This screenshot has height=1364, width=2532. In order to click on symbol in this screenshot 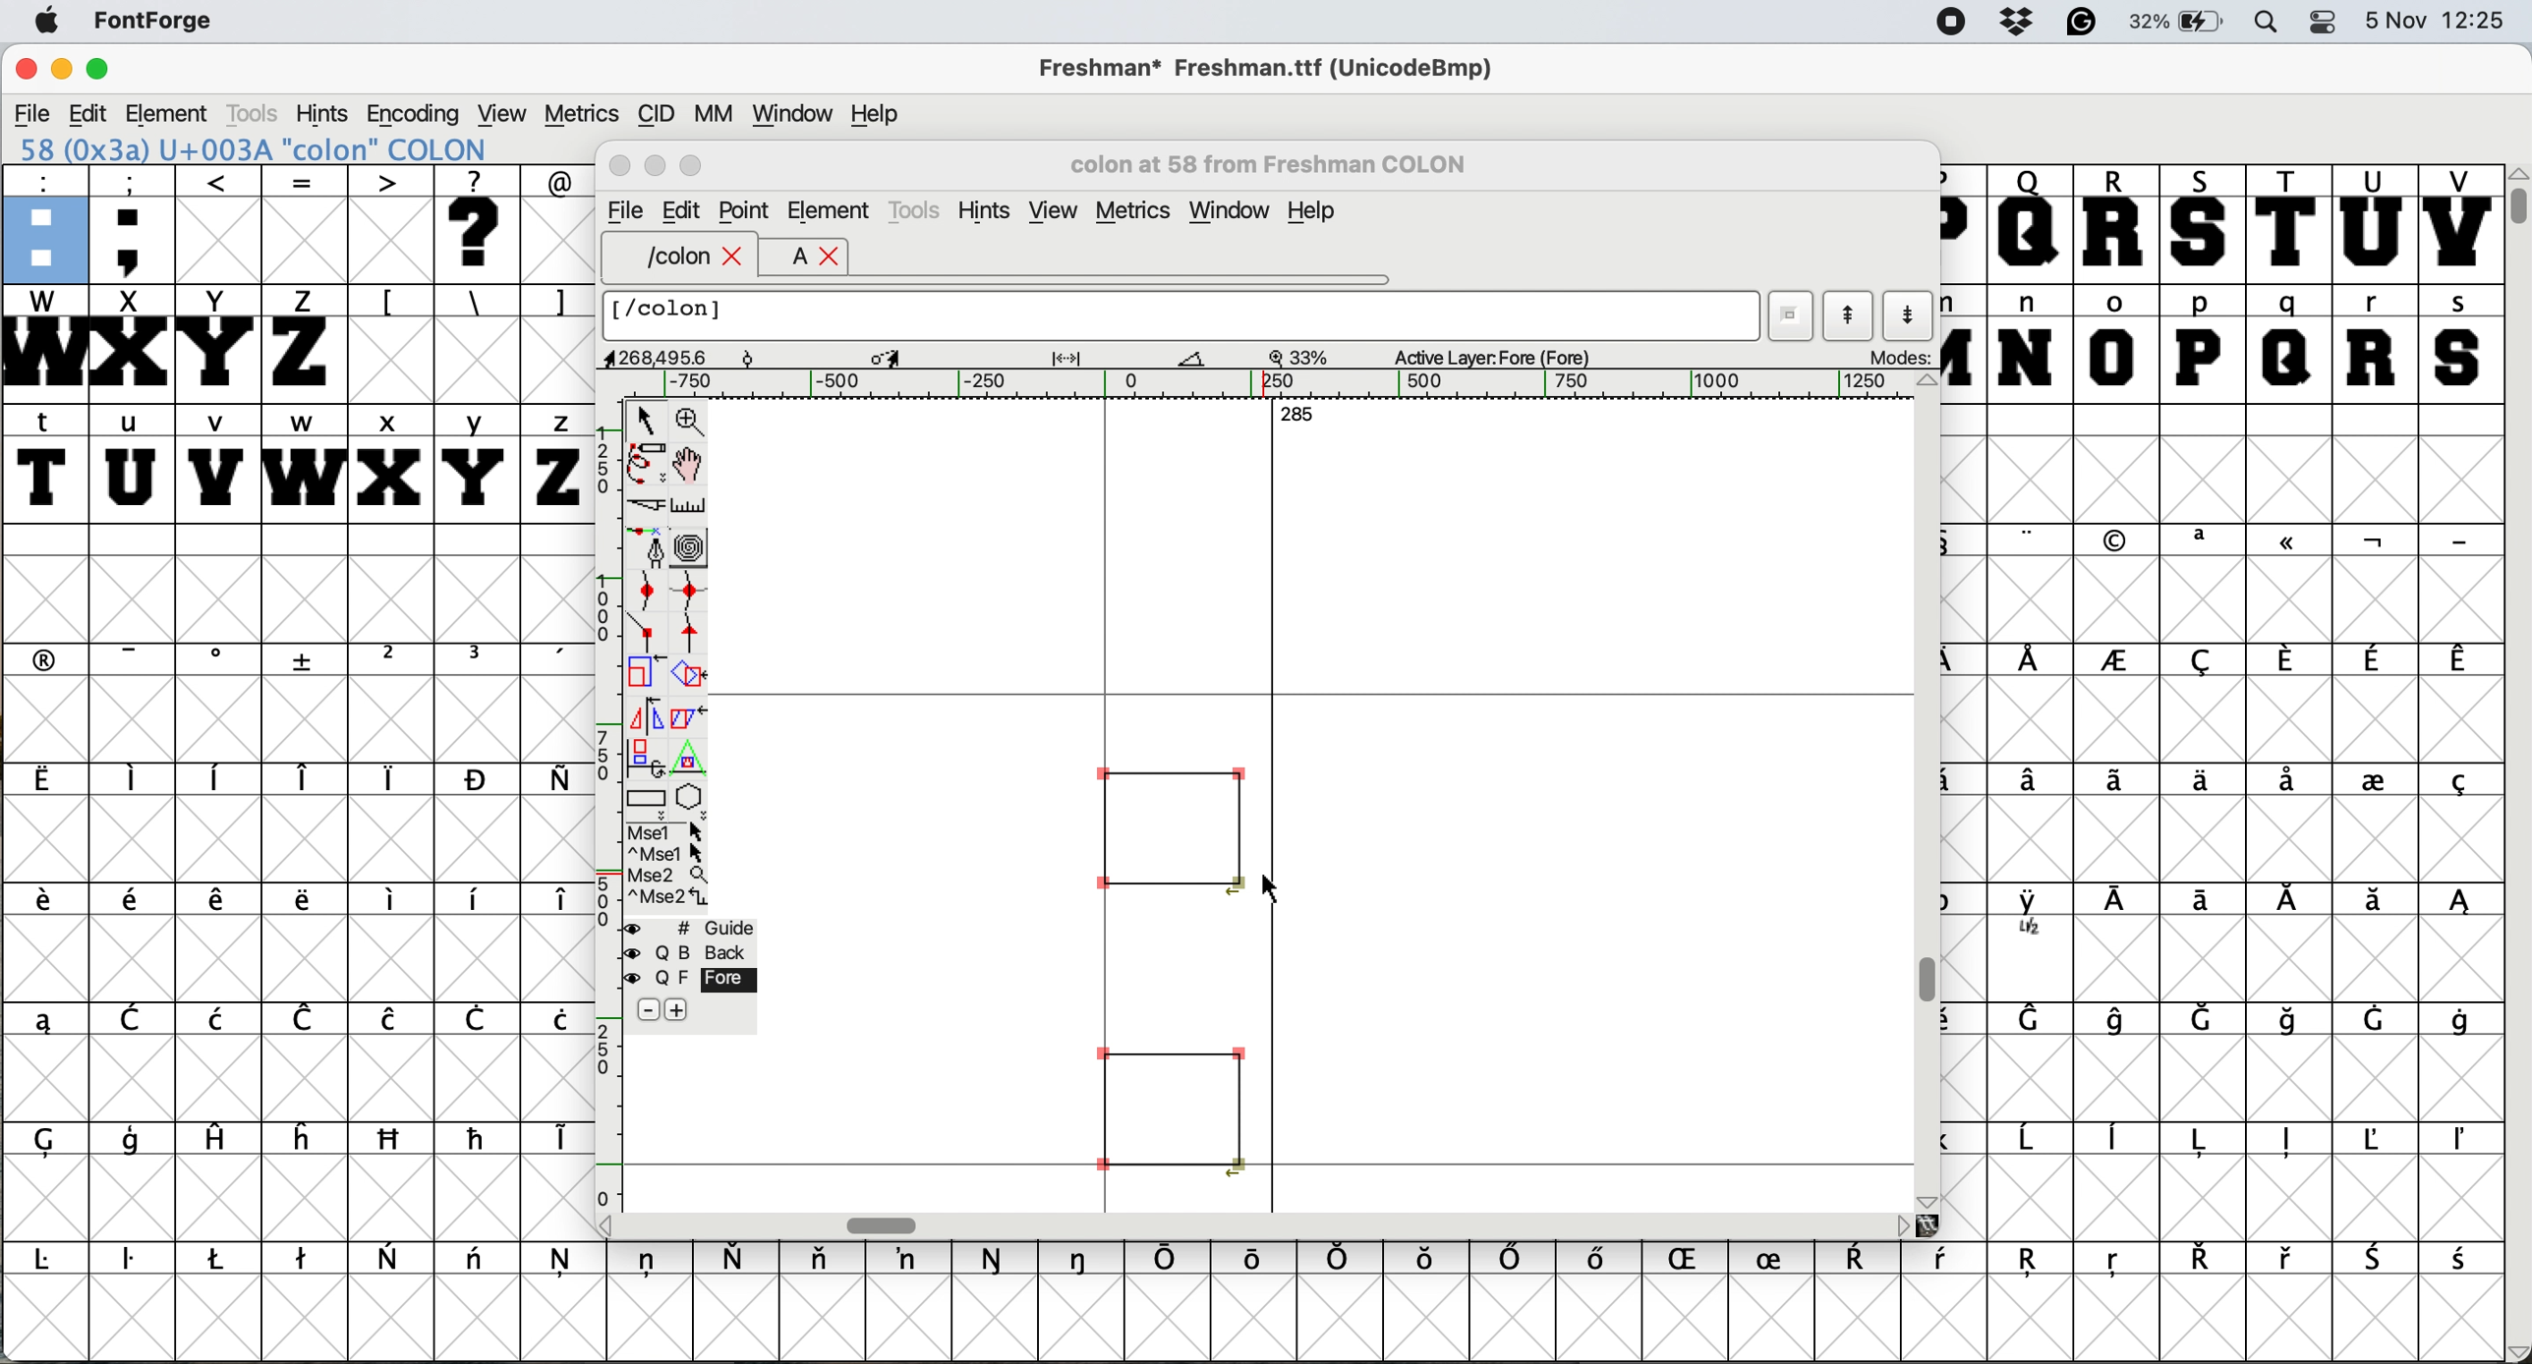, I will do `click(46, 905)`.